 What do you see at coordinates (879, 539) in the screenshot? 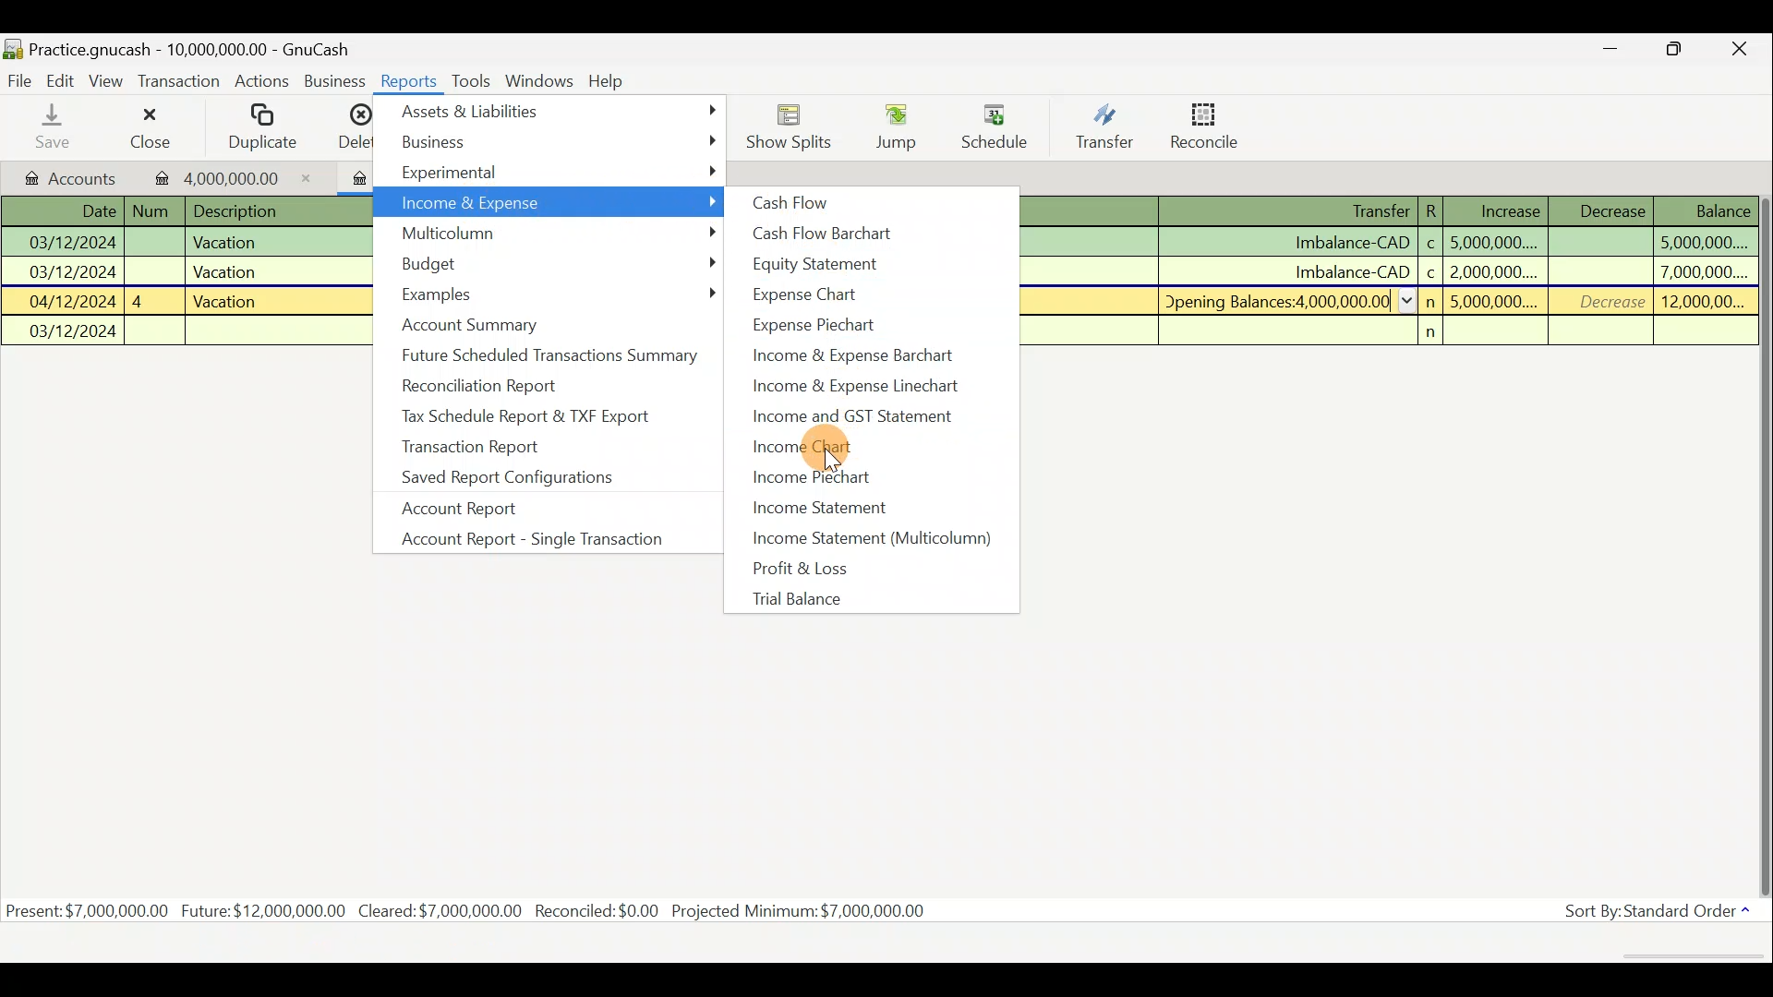
I see `Income statement (multicolumn)` at bounding box center [879, 539].